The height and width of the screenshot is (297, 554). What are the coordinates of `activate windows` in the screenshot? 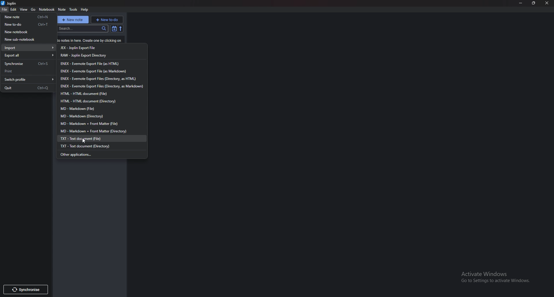 It's located at (496, 276).